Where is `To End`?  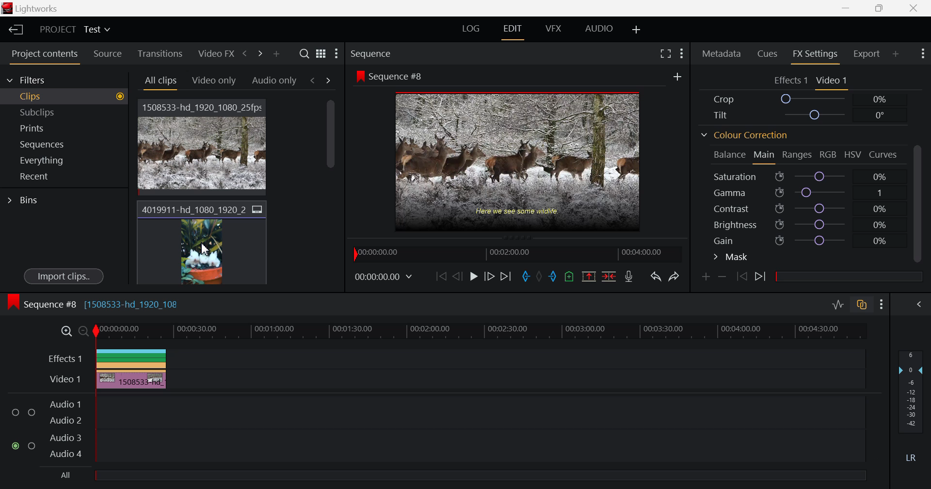 To End is located at coordinates (507, 277).